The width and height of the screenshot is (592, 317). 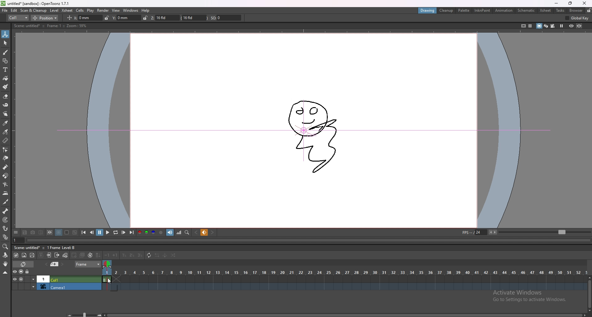 What do you see at coordinates (59, 232) in the screenshot?
I see `black background` at bounding box center [59, 232].